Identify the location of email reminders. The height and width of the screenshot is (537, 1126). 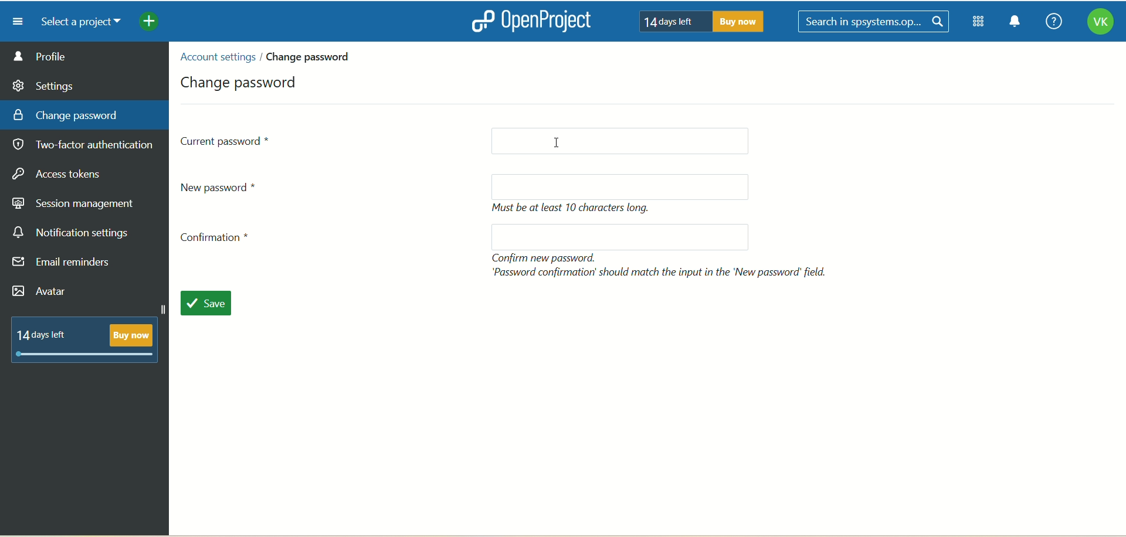
(65, 264).